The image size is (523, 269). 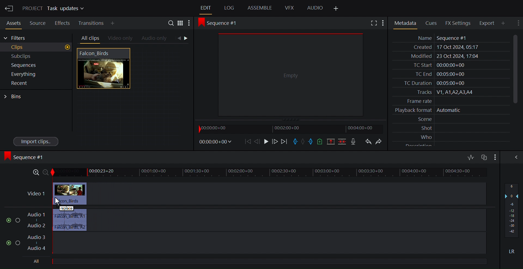 What do you see at coordinates (450, 83) in the screenshot?
I see `TC Duration` at bounding box center [450, 83].